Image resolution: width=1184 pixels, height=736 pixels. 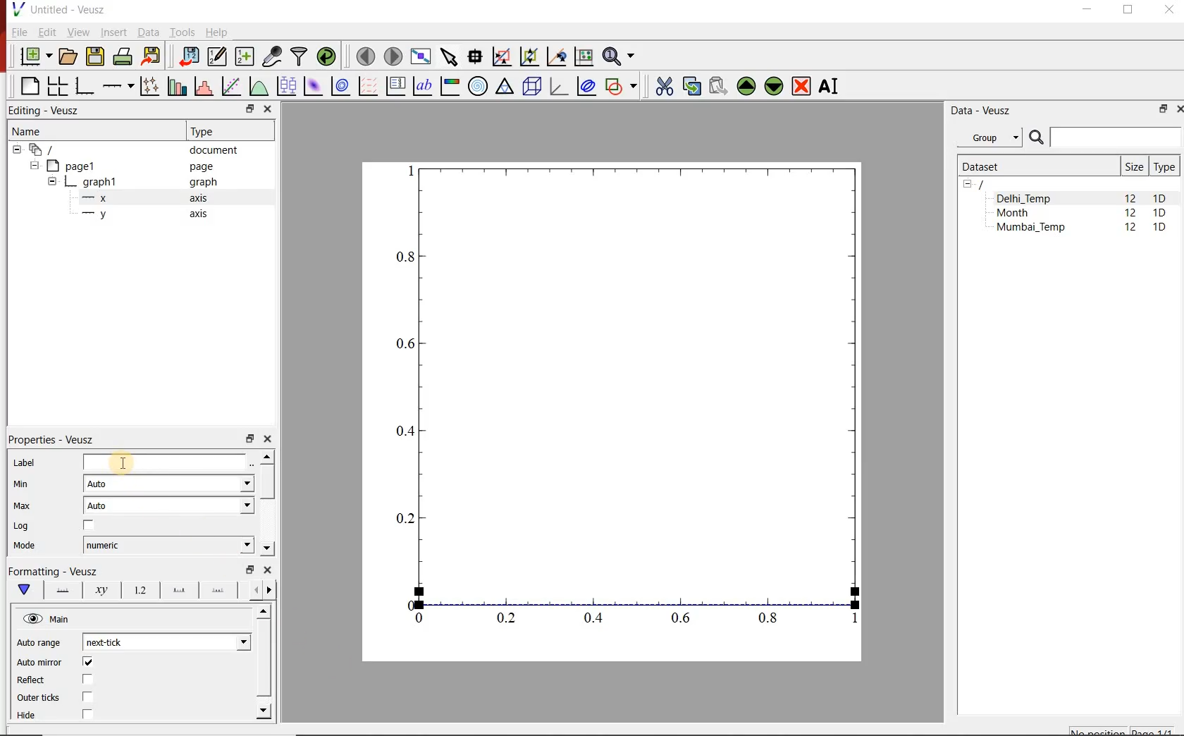 What do you see at coordinates (263, 591) in the screenshot?
I see `Grid lines` at bounding box center [263, 591].